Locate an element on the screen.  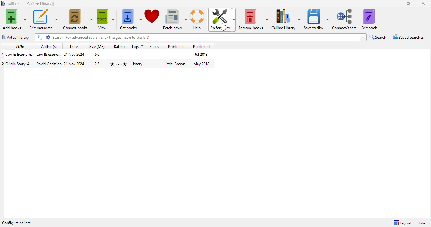
series is located at coordinates (154, 46).